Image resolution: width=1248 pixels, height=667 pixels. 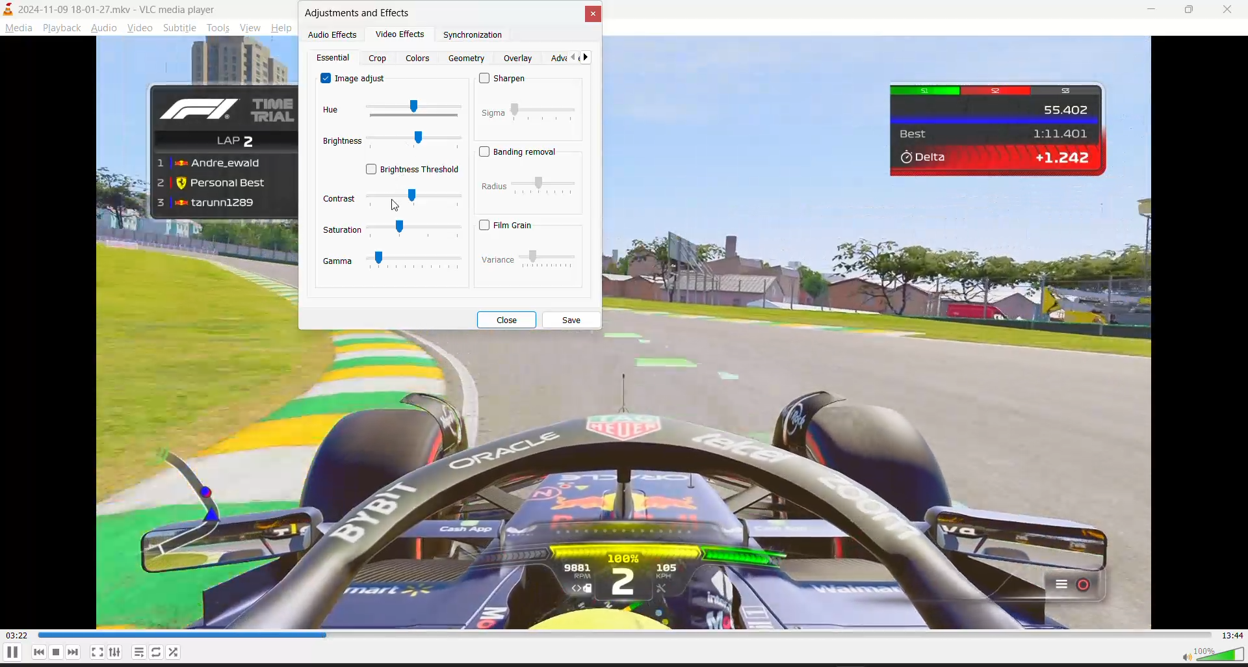 What do you see at coordinates (415, 259) in the screenshot?
I see `gamma slider` at bounding box center [415, 259].